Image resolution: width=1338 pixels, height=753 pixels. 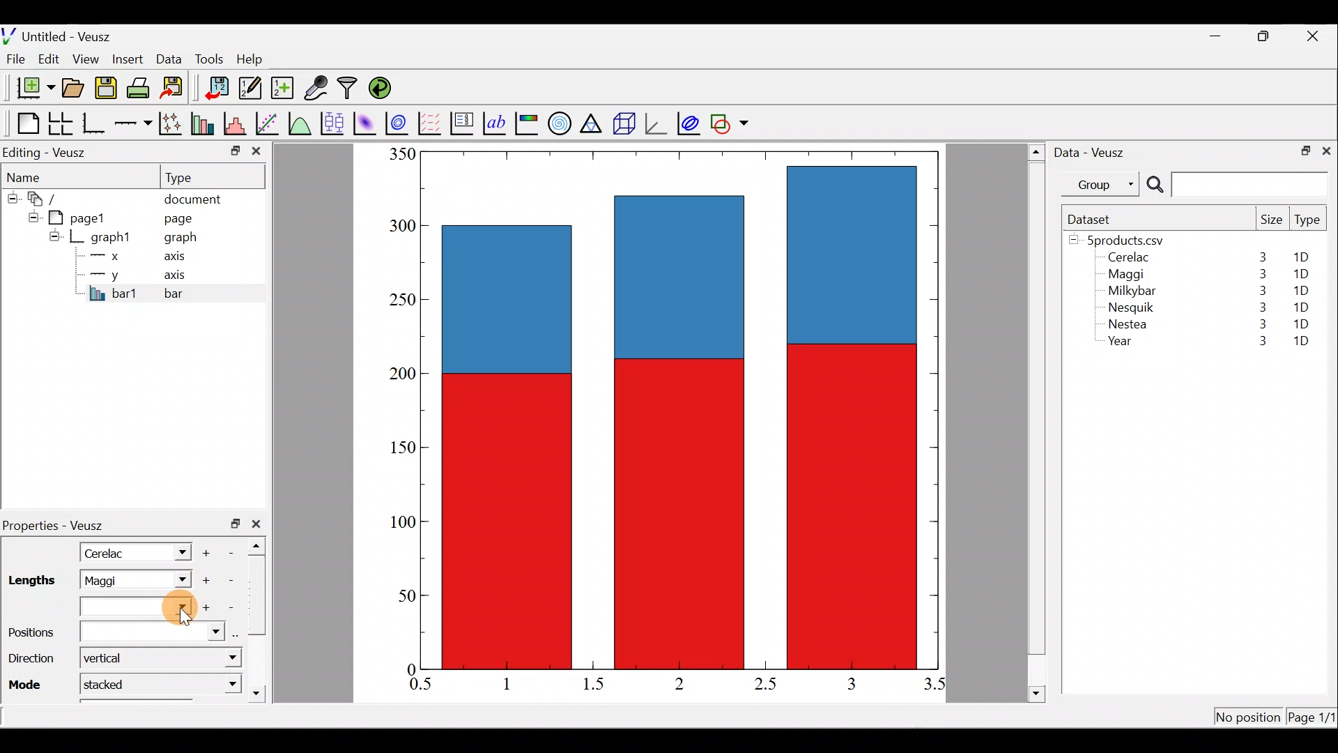 I want to click on pagel, so click(x=83, y=216).